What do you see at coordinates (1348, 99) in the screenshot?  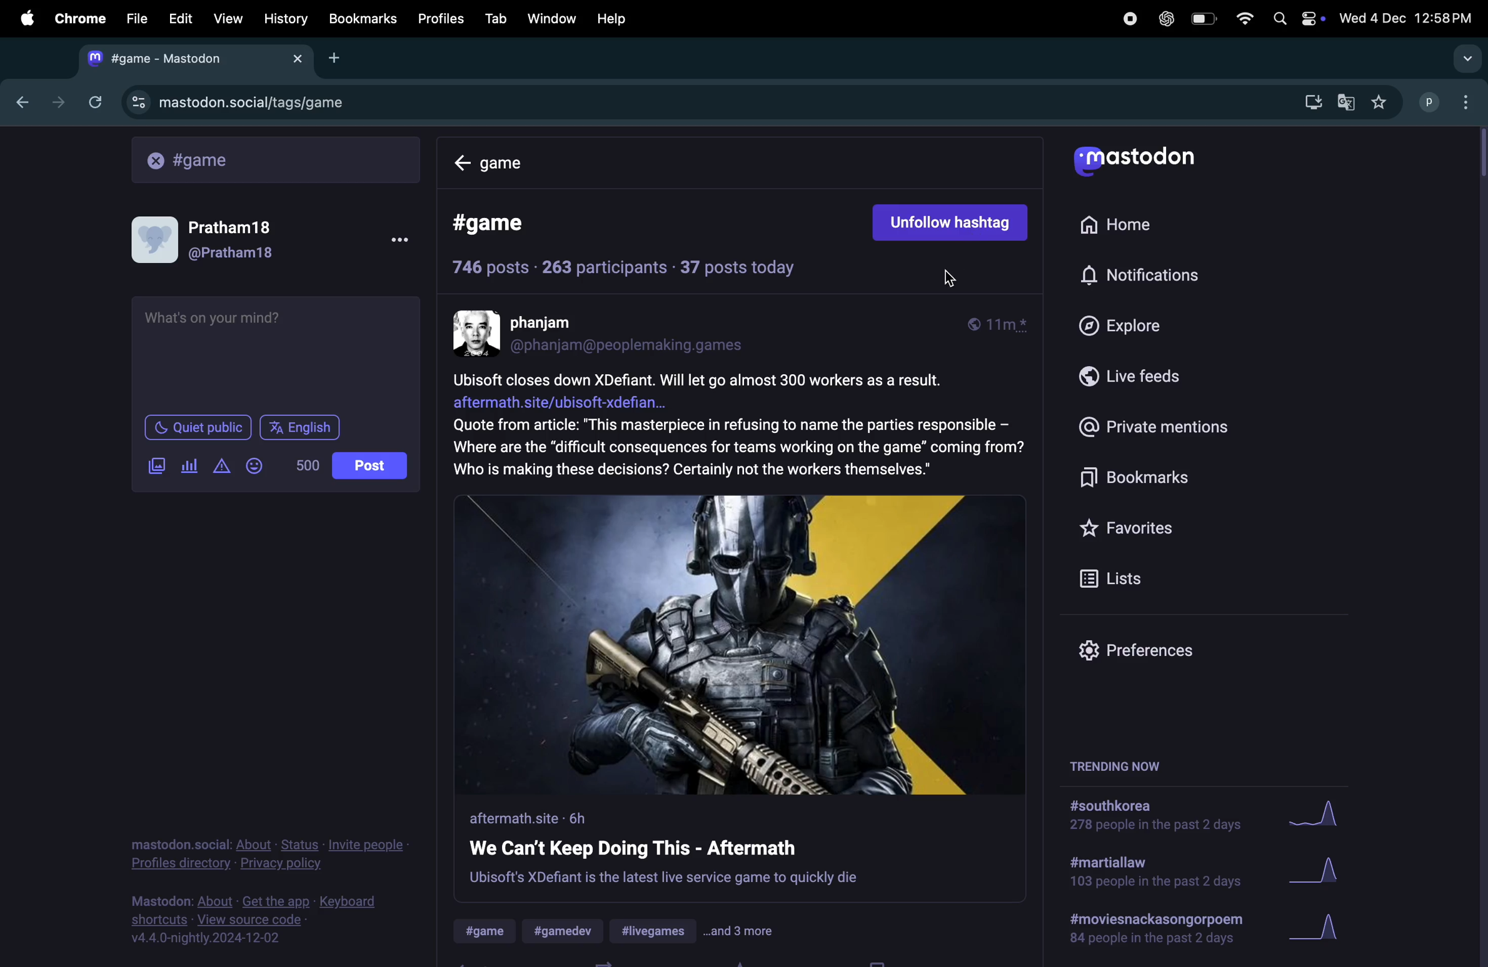 I see `google translate` at bounding box center [1348, 99].